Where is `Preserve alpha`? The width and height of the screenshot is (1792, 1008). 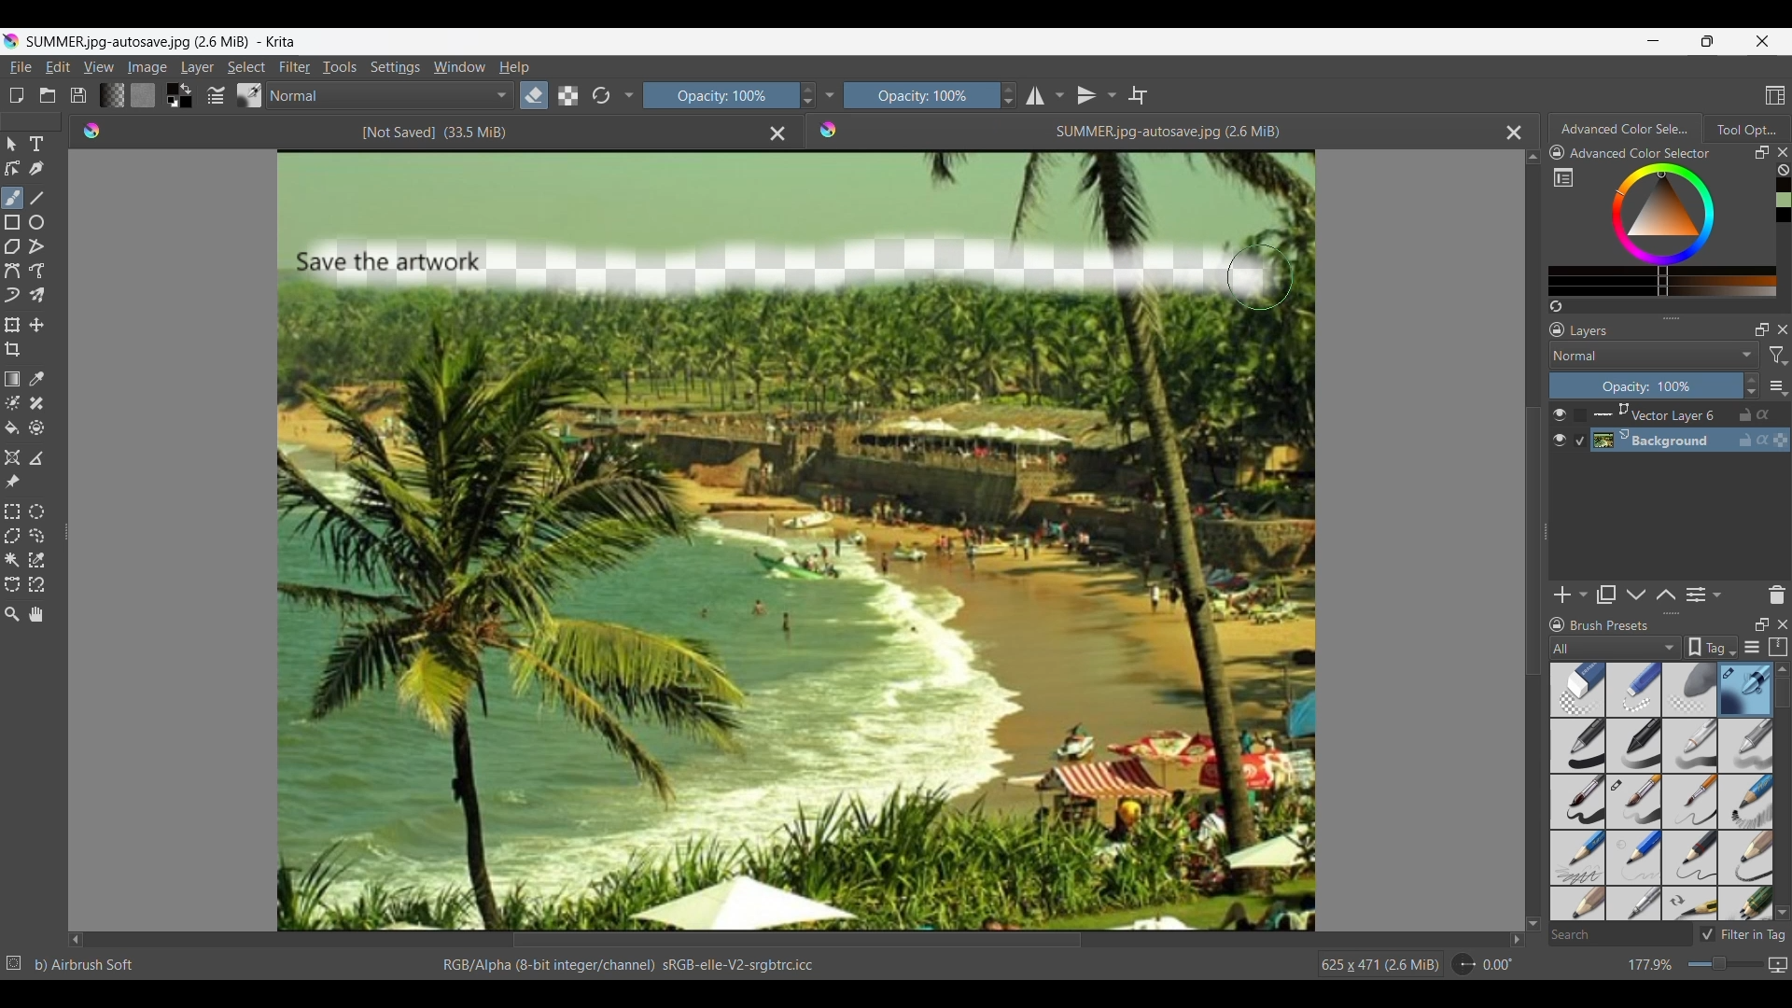
Preserve alpha is located at coordinates (568, 95).